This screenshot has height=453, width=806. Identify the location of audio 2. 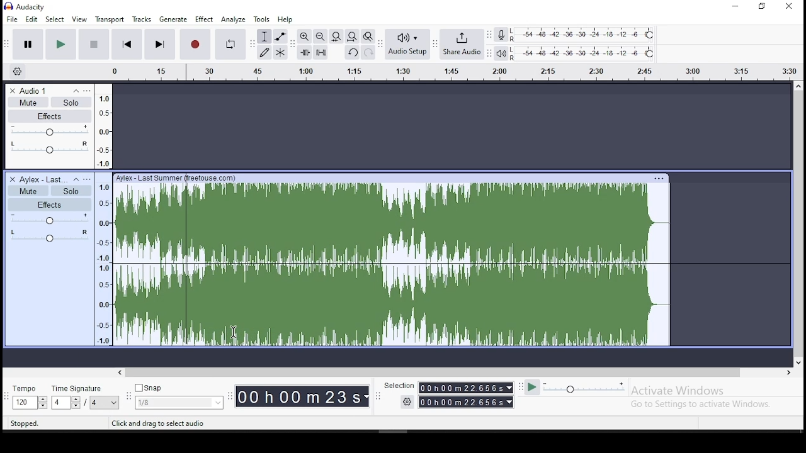
(43, 179).